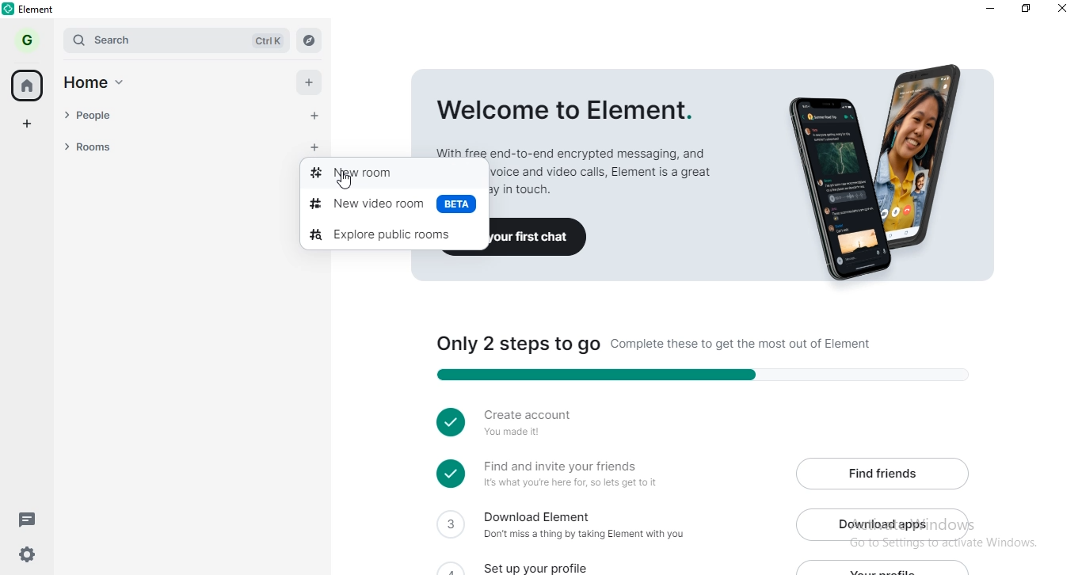  I want to click on explore public rooms, so click(394, 235).